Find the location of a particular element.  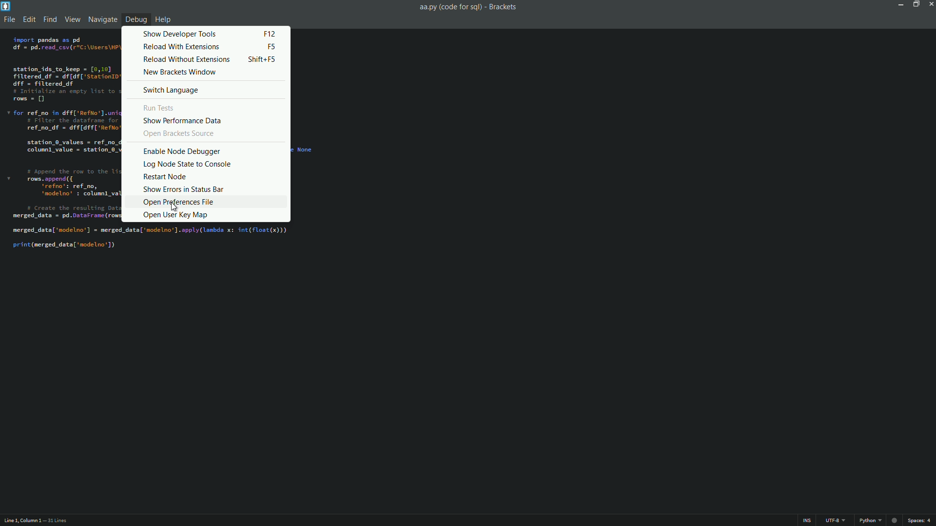

open brackets source is located at coordinates (178, 133).